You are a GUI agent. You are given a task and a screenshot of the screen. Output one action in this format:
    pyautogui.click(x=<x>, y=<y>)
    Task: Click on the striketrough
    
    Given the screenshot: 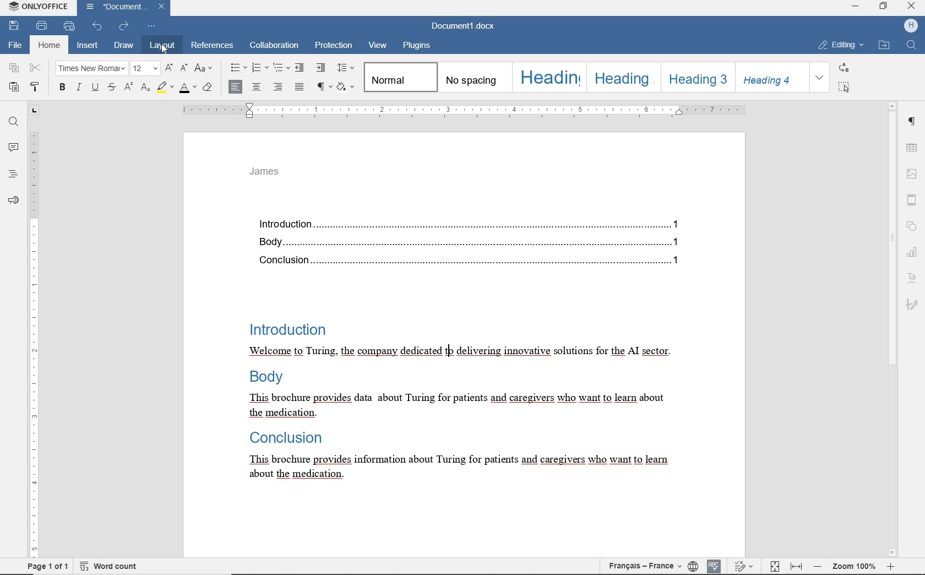 What is the action you would take?
    pyautogui.click(x=112, y=87)
    